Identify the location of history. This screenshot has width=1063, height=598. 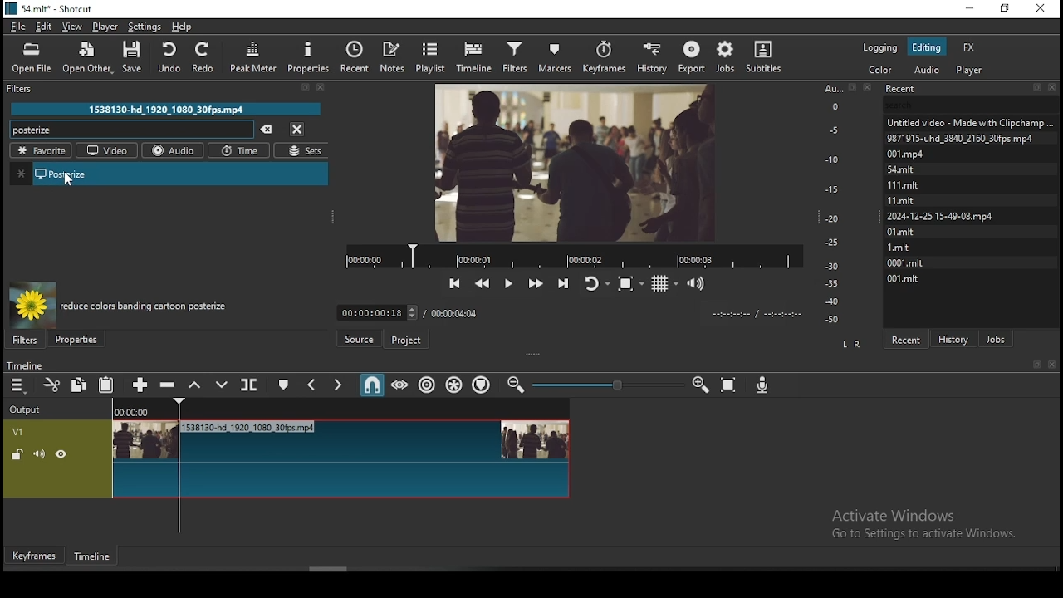
(653, 57).